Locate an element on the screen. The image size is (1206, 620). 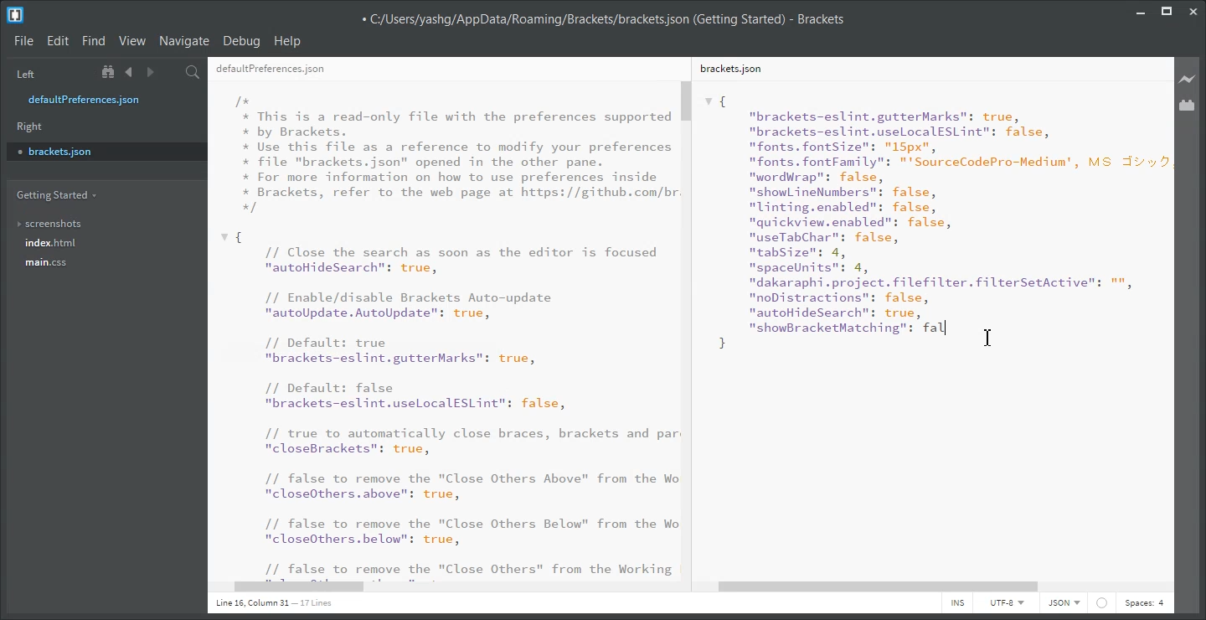
defaultPreferences.json is located at coordinates (271, 70).